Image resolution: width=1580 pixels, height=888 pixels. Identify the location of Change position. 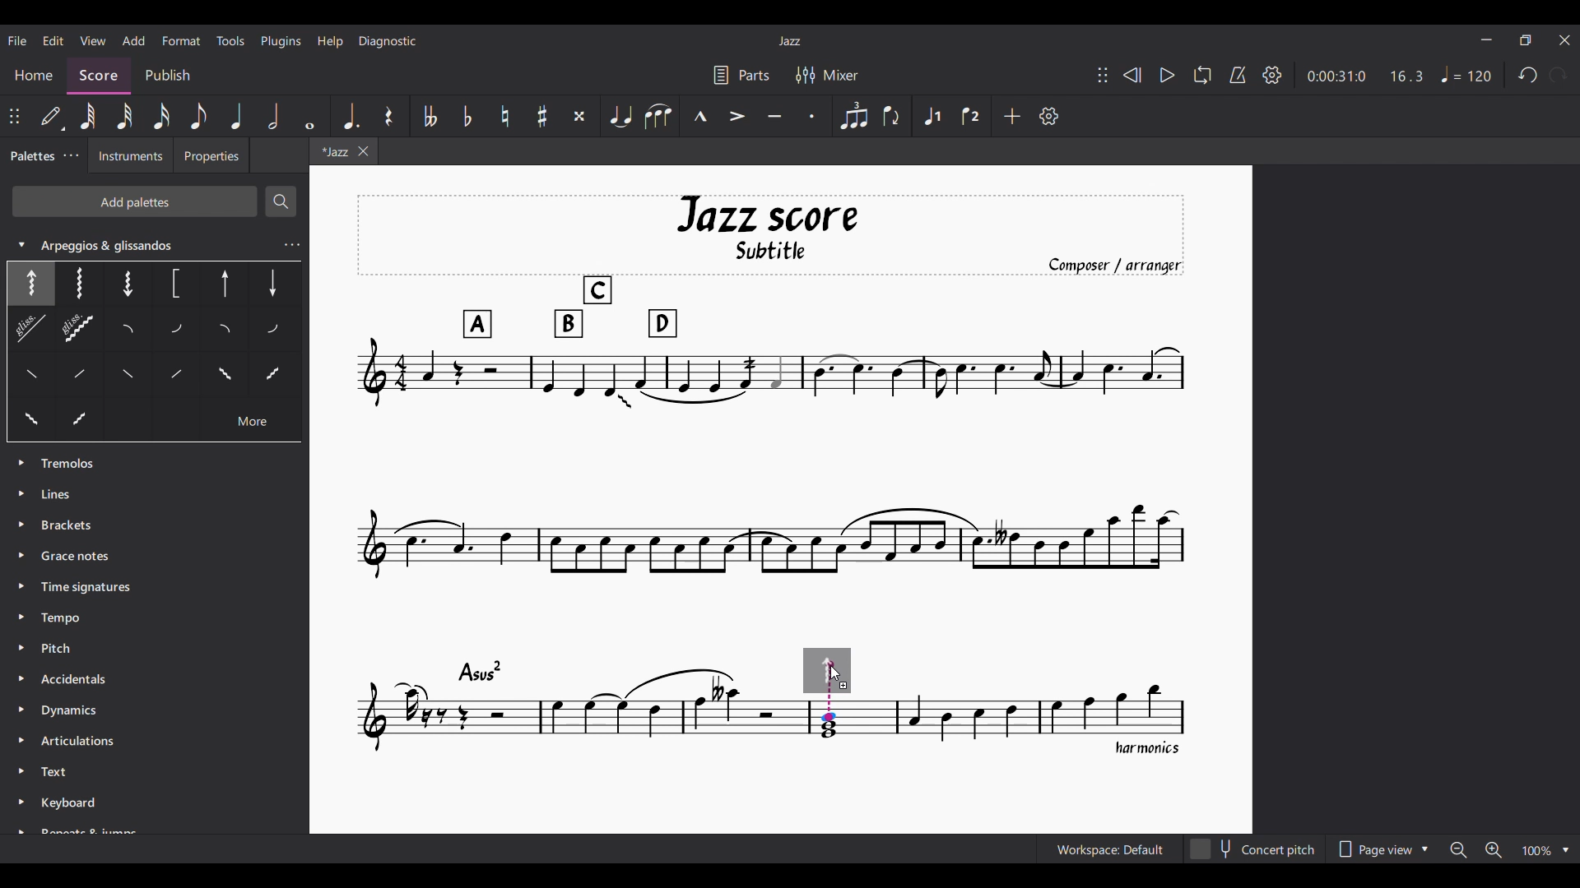
(14, 116).